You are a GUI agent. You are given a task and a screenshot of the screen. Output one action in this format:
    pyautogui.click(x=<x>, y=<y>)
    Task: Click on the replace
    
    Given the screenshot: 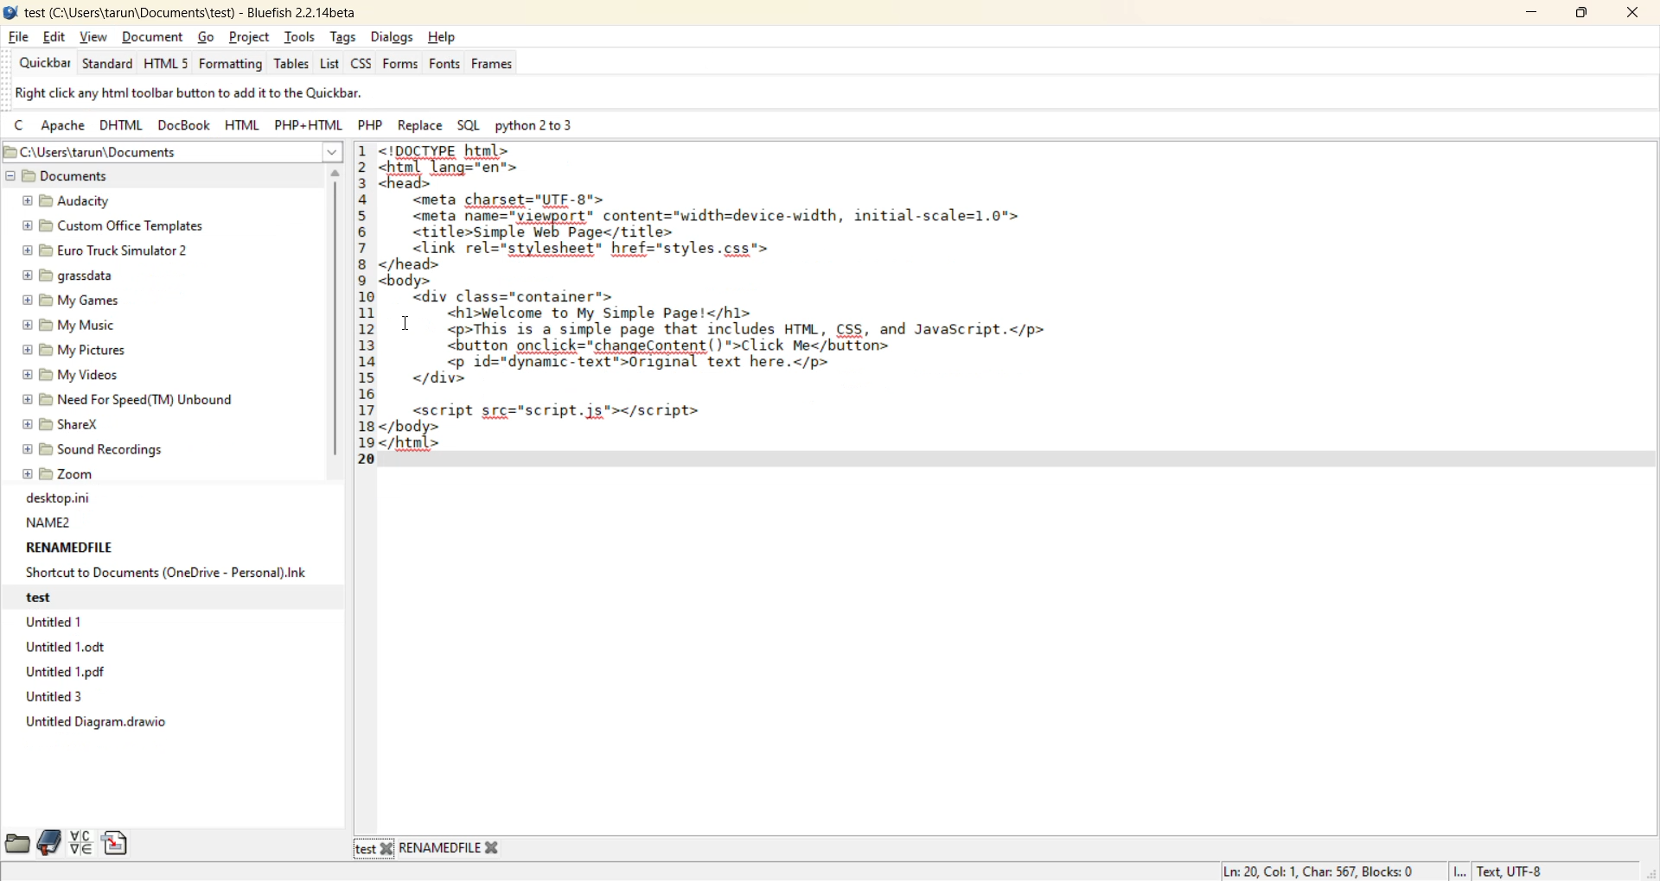 What is the action you would take?
    pyautogui.click(x=420, y=127)
    